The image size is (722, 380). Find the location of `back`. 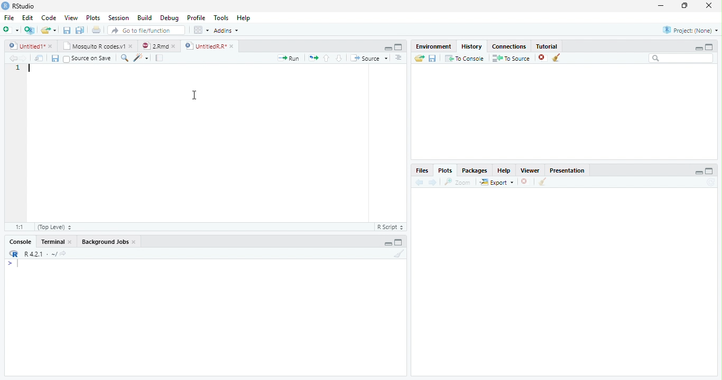

back is located at coordinates (11, 58).